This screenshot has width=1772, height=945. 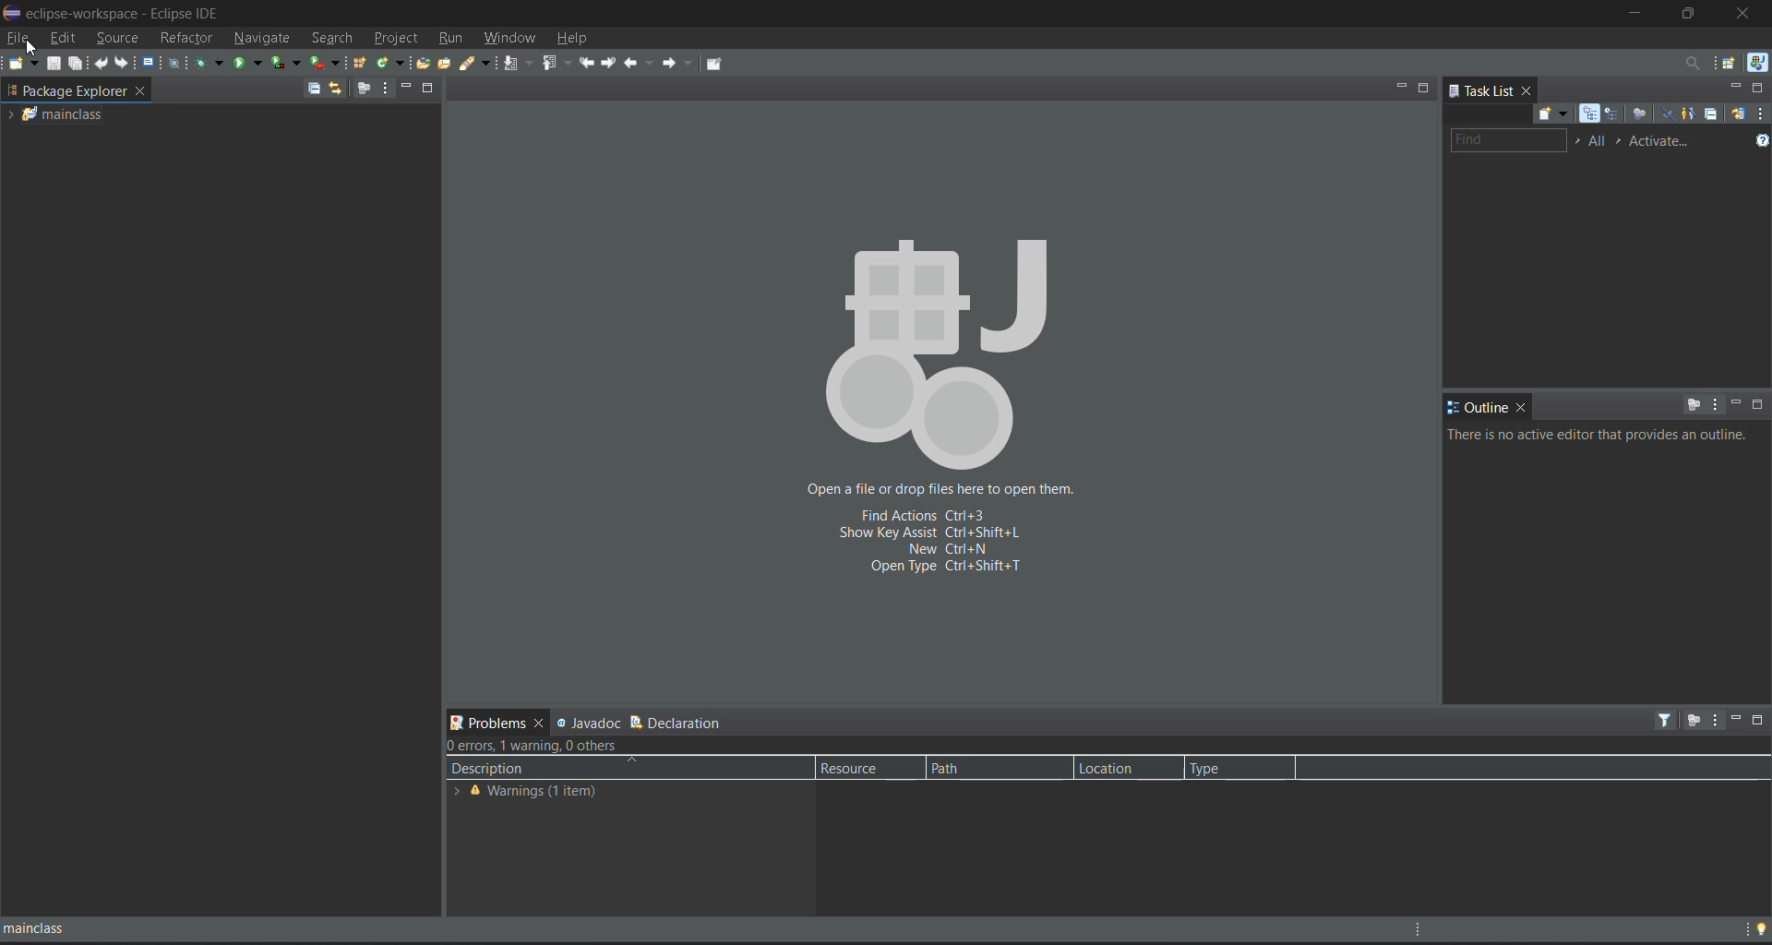 What do you see at coordinates (1119, 767) in the screenshot?
I see `location` at bounding box center [1119, 767].